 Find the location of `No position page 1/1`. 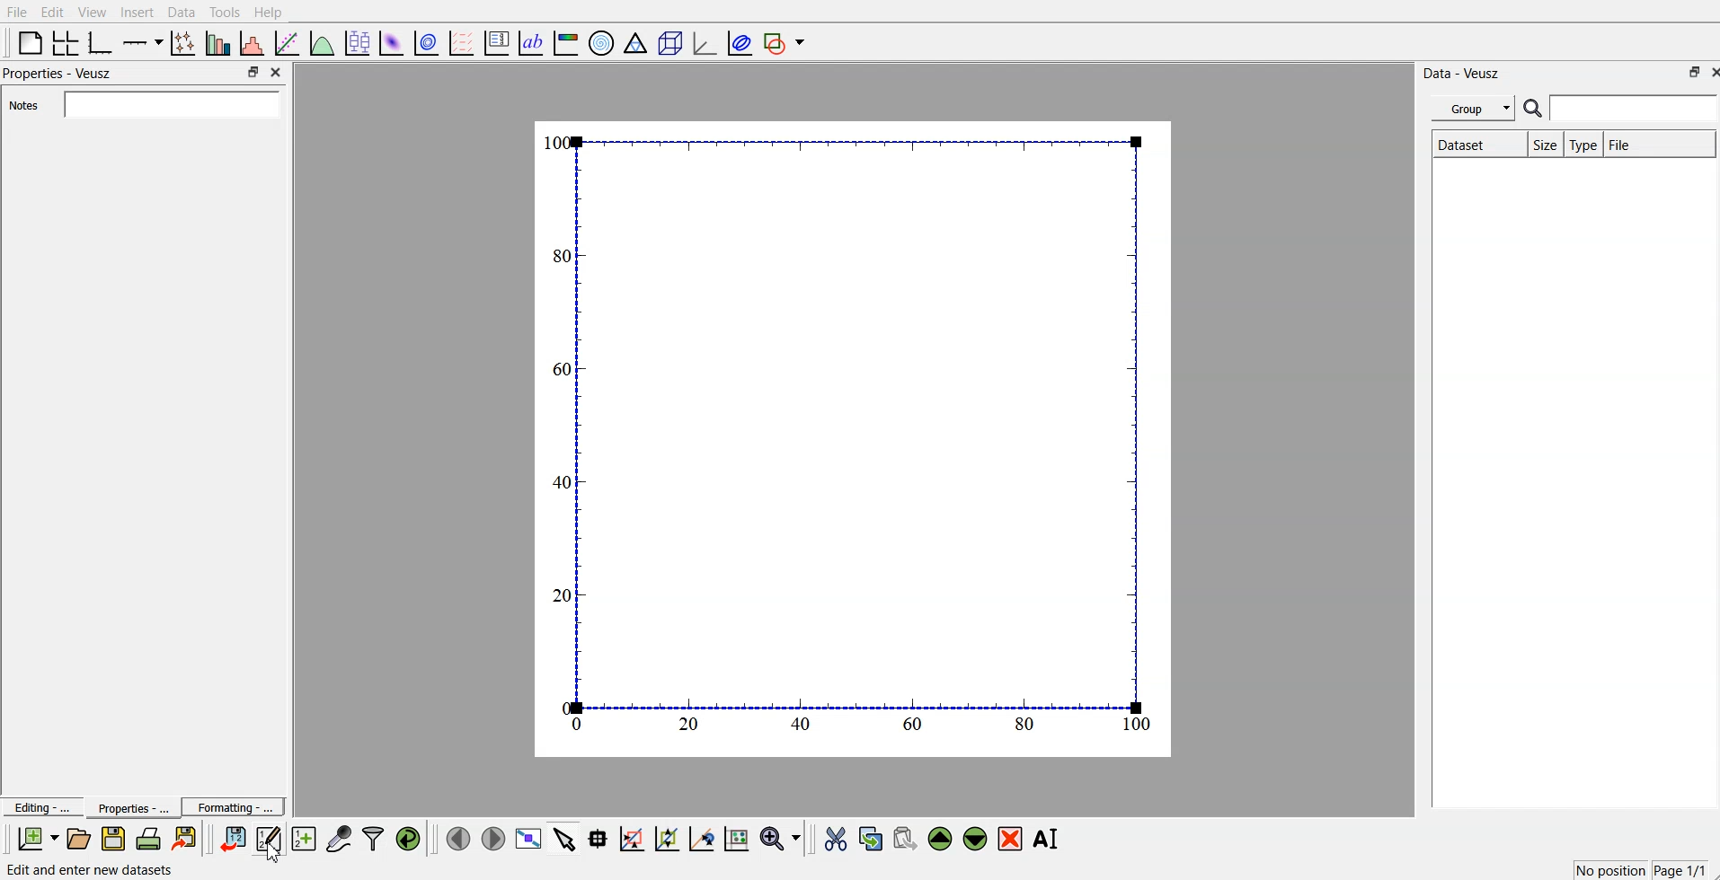

No position page 1/1 is located at coordinates (1639, 869).